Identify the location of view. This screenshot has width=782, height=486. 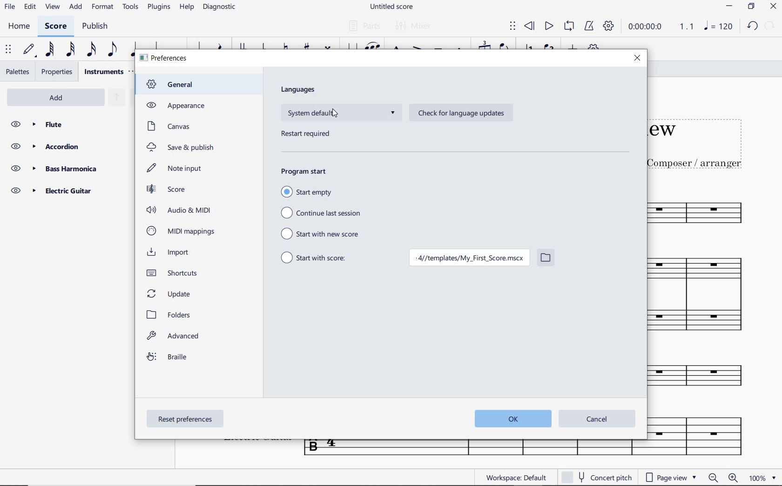
(51, 9).